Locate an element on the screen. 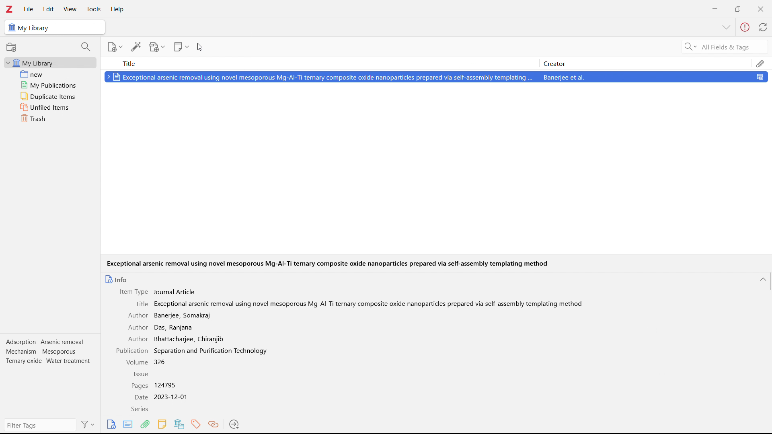 This screenshot has height=434, width=772. tools is located at coordinates (94, 9).